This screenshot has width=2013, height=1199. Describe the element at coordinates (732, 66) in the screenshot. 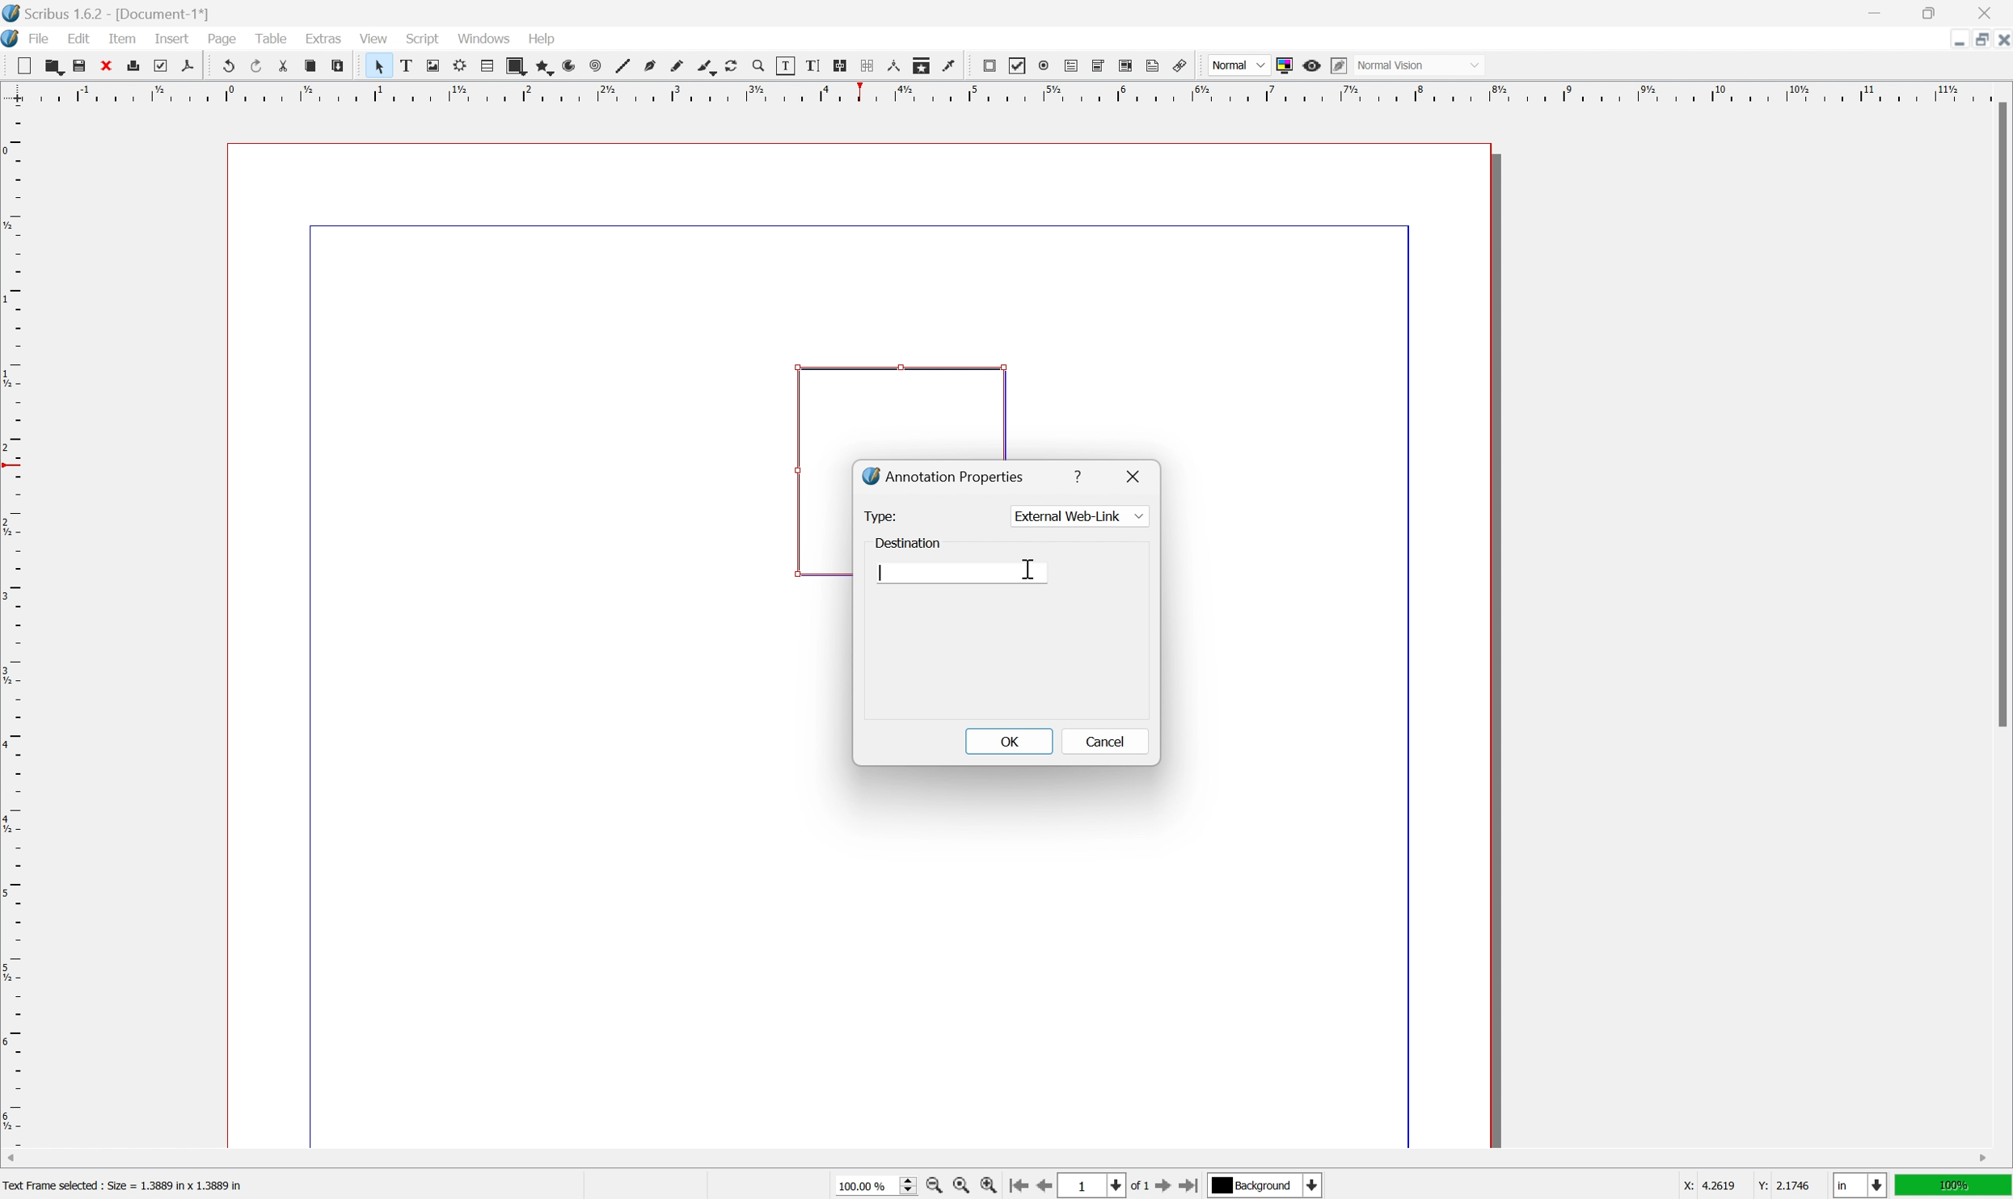

I see `rotate item` at that location.